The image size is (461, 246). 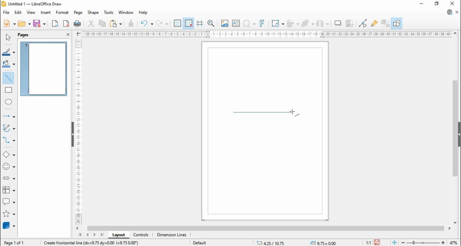 What do you see at coordinates (249, 23) in the screenshot?
I see `insert special character` at bounding box center [249, 23].